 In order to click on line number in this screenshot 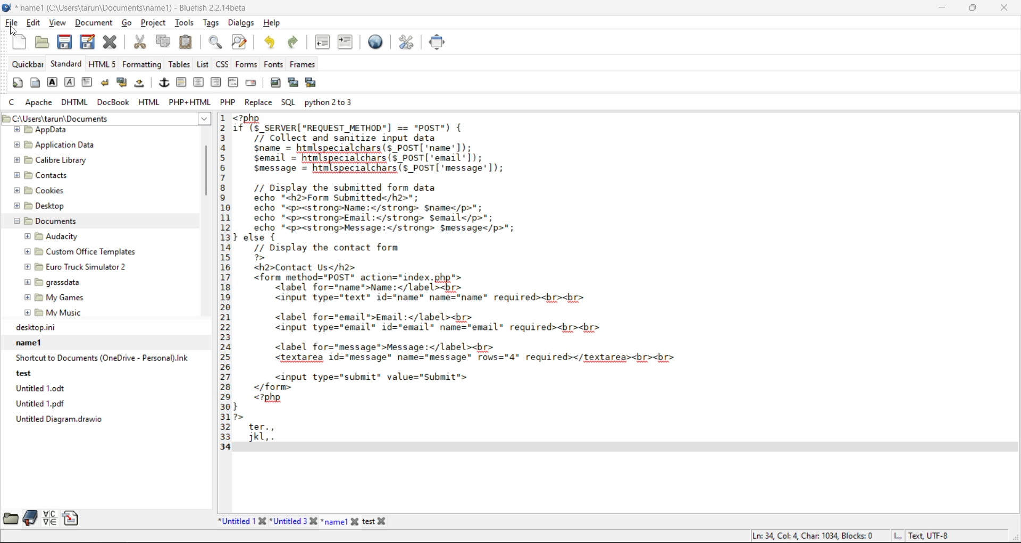, I will do `click(224, 282)`.